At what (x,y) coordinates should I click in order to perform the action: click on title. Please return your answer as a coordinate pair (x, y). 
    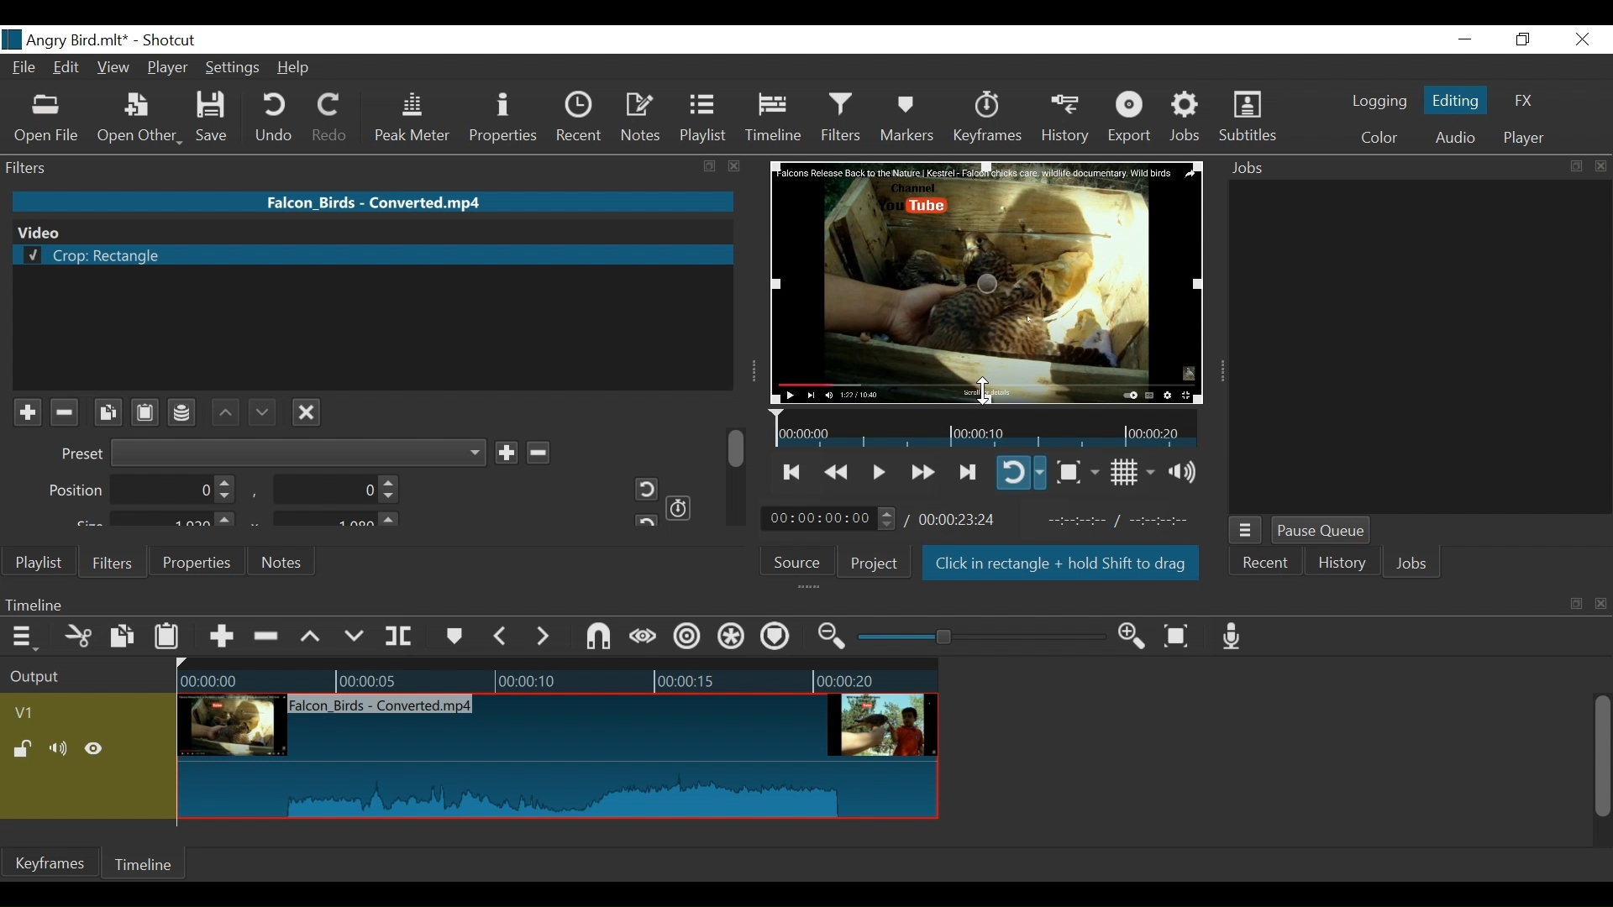
    Looking at the image, I should click on (124, 39).